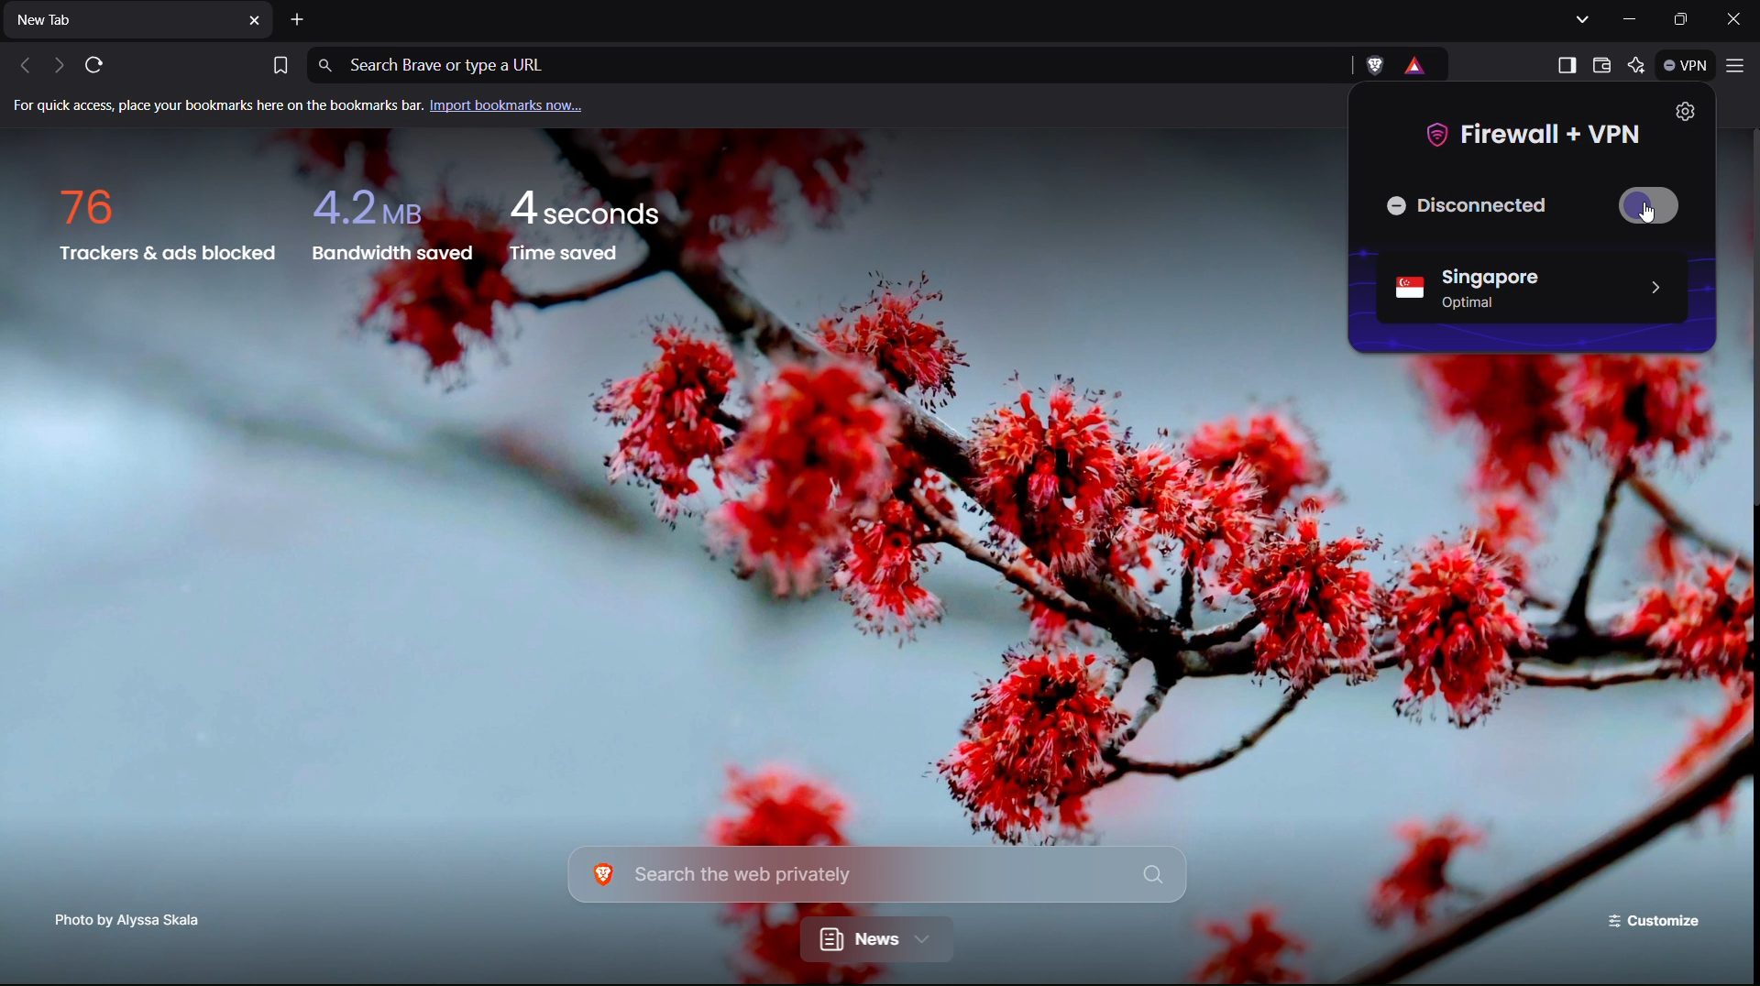  I want to click on Wallet, so click(1602, 65).